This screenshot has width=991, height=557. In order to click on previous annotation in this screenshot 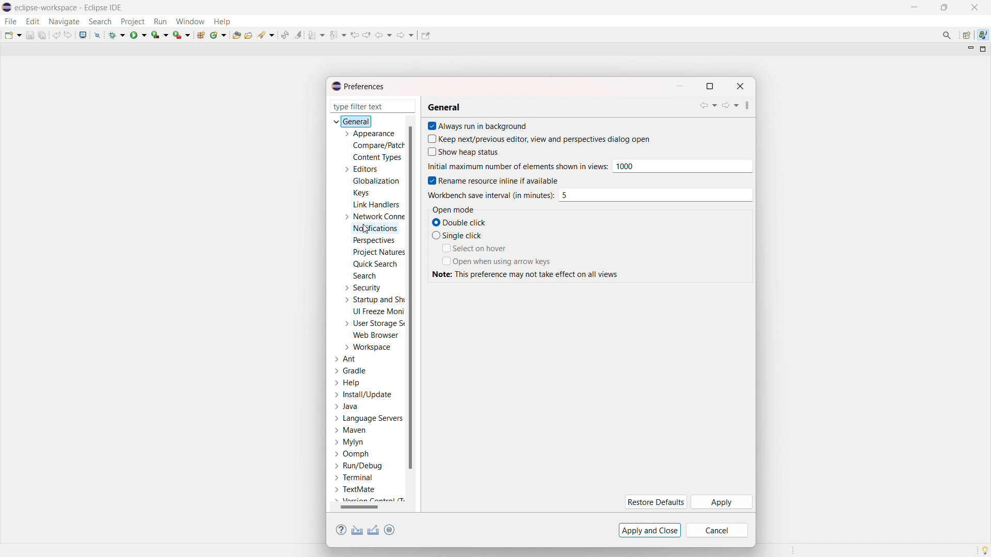, I will do `click(338, 35)`.